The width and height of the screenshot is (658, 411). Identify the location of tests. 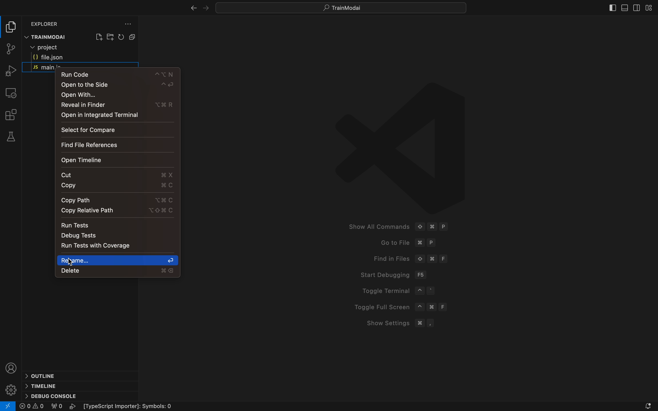
(11, 135).